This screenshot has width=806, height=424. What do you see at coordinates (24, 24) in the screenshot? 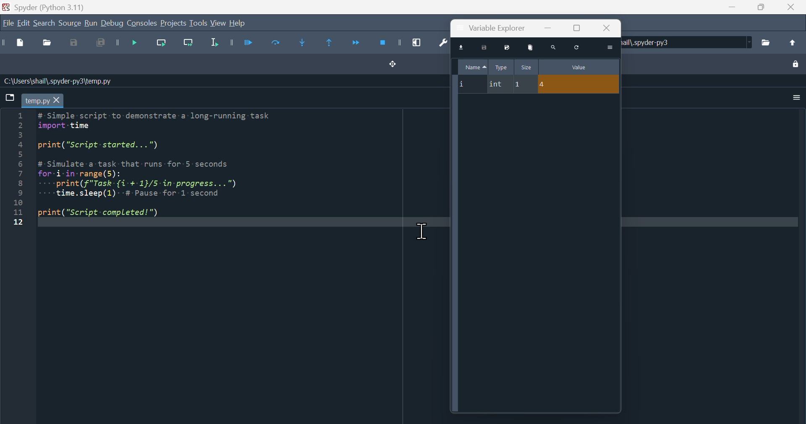
I see `edit` at bounding box center [24, 24].